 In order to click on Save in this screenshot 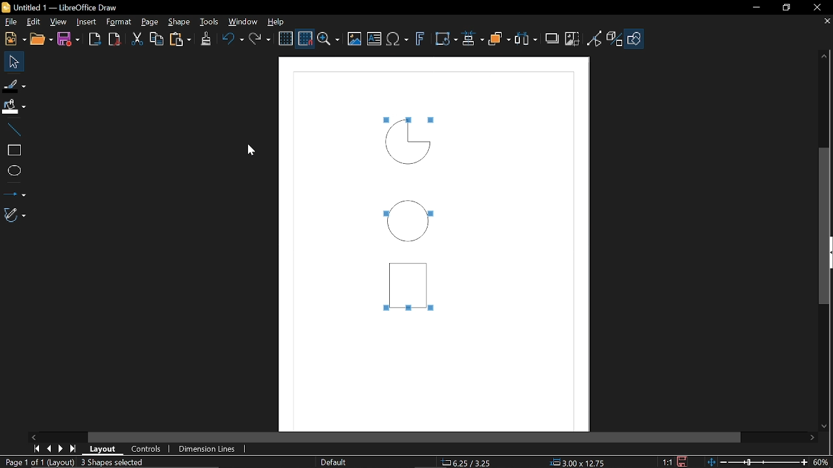, I will do `click(68, 40)`.